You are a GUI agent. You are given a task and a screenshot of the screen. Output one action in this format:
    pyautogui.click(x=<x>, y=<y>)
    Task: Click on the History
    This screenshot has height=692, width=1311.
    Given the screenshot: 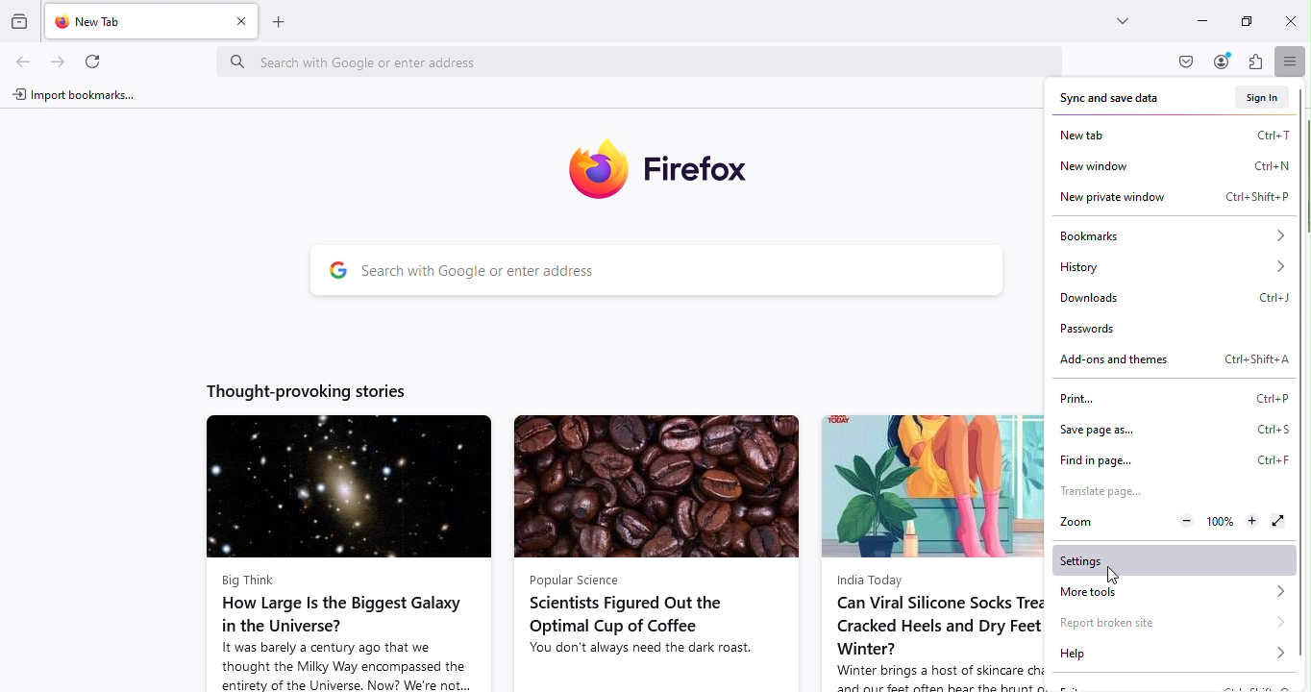 What is the action you would take?
    pyautogui.click(x=1170, y=266)
    